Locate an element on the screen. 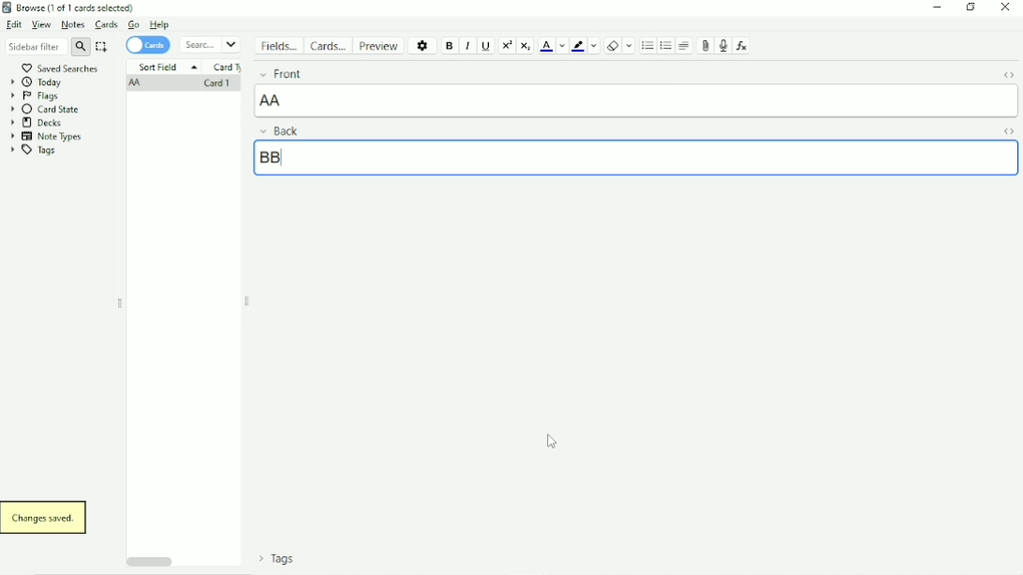  Edit is located at coordinates (14, 24).